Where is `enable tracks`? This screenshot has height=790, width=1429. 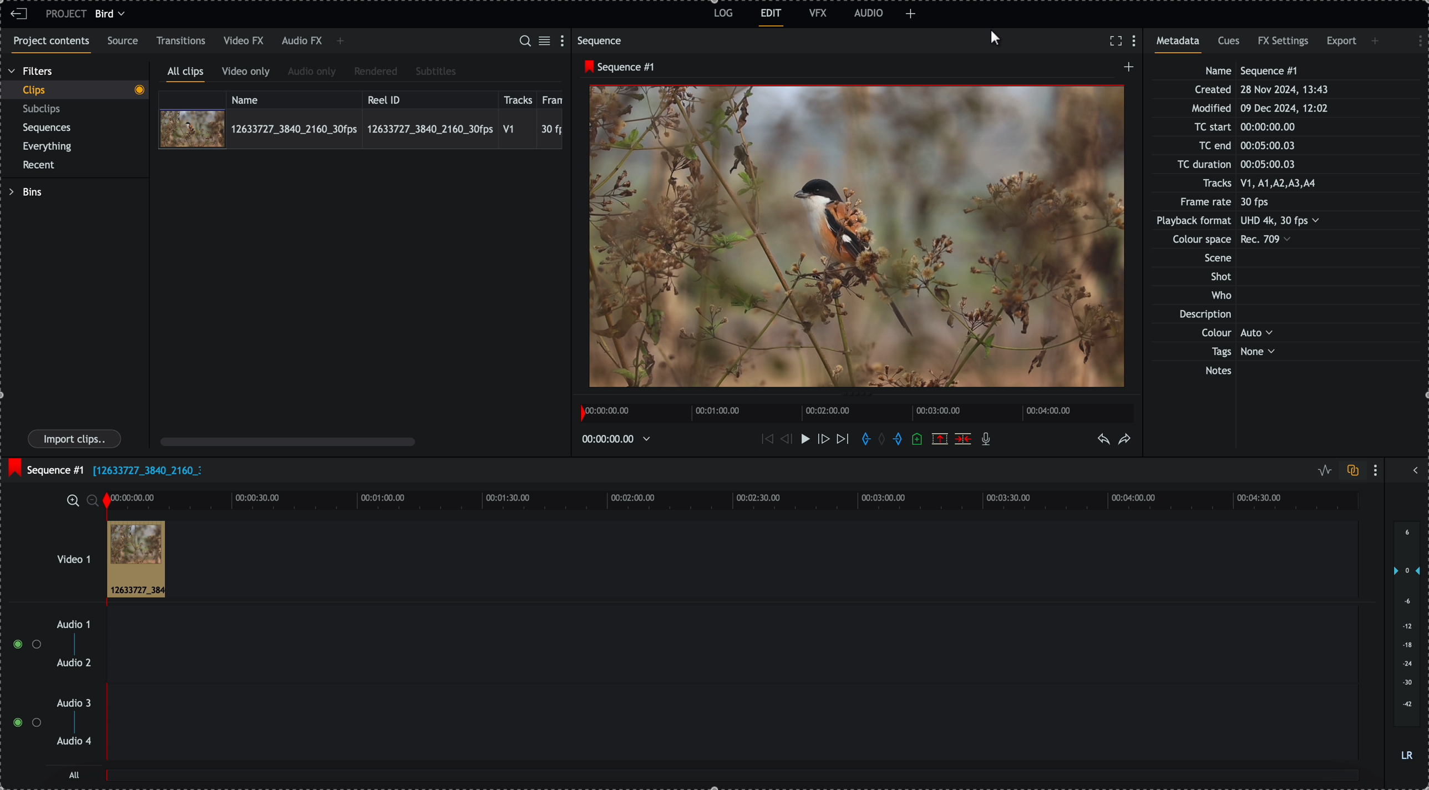
enable tracks is located at coordinates (22, 684).